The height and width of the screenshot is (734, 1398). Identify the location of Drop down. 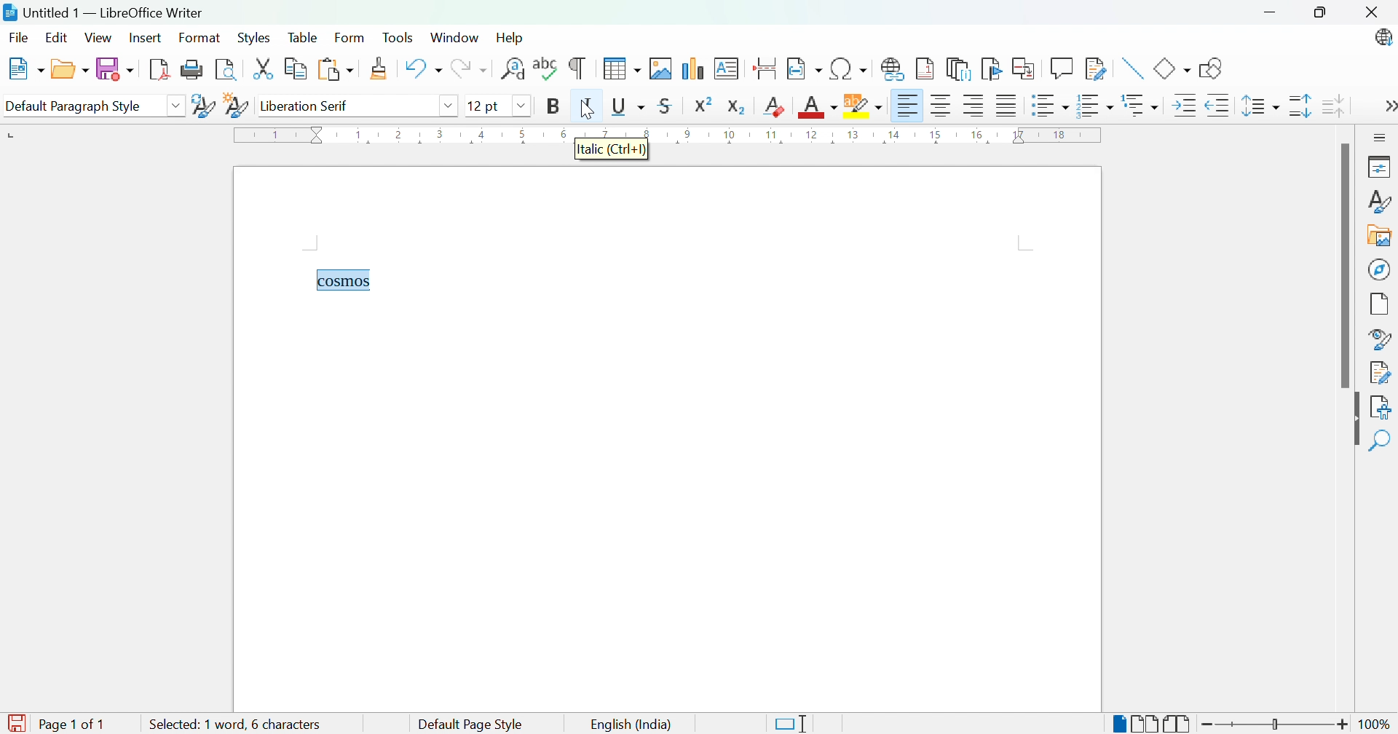
(179, 103).